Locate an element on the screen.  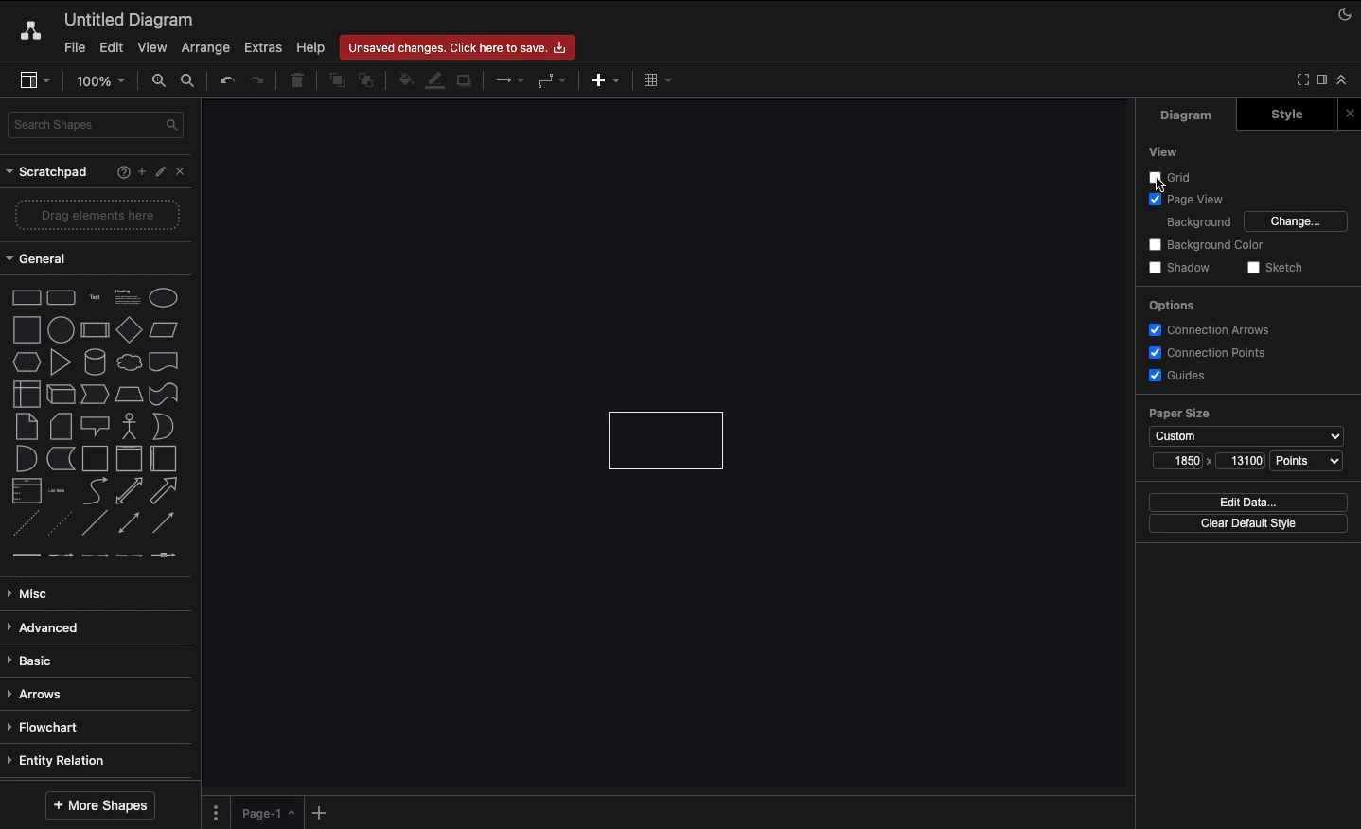
Points is located at coordinates (1307, 462).